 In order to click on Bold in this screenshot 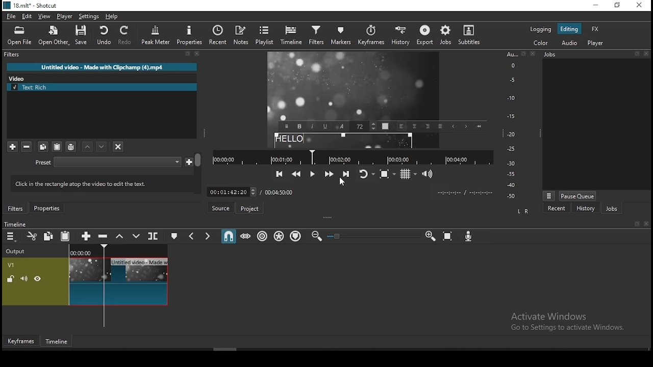, I will do `click(299, 126)`.